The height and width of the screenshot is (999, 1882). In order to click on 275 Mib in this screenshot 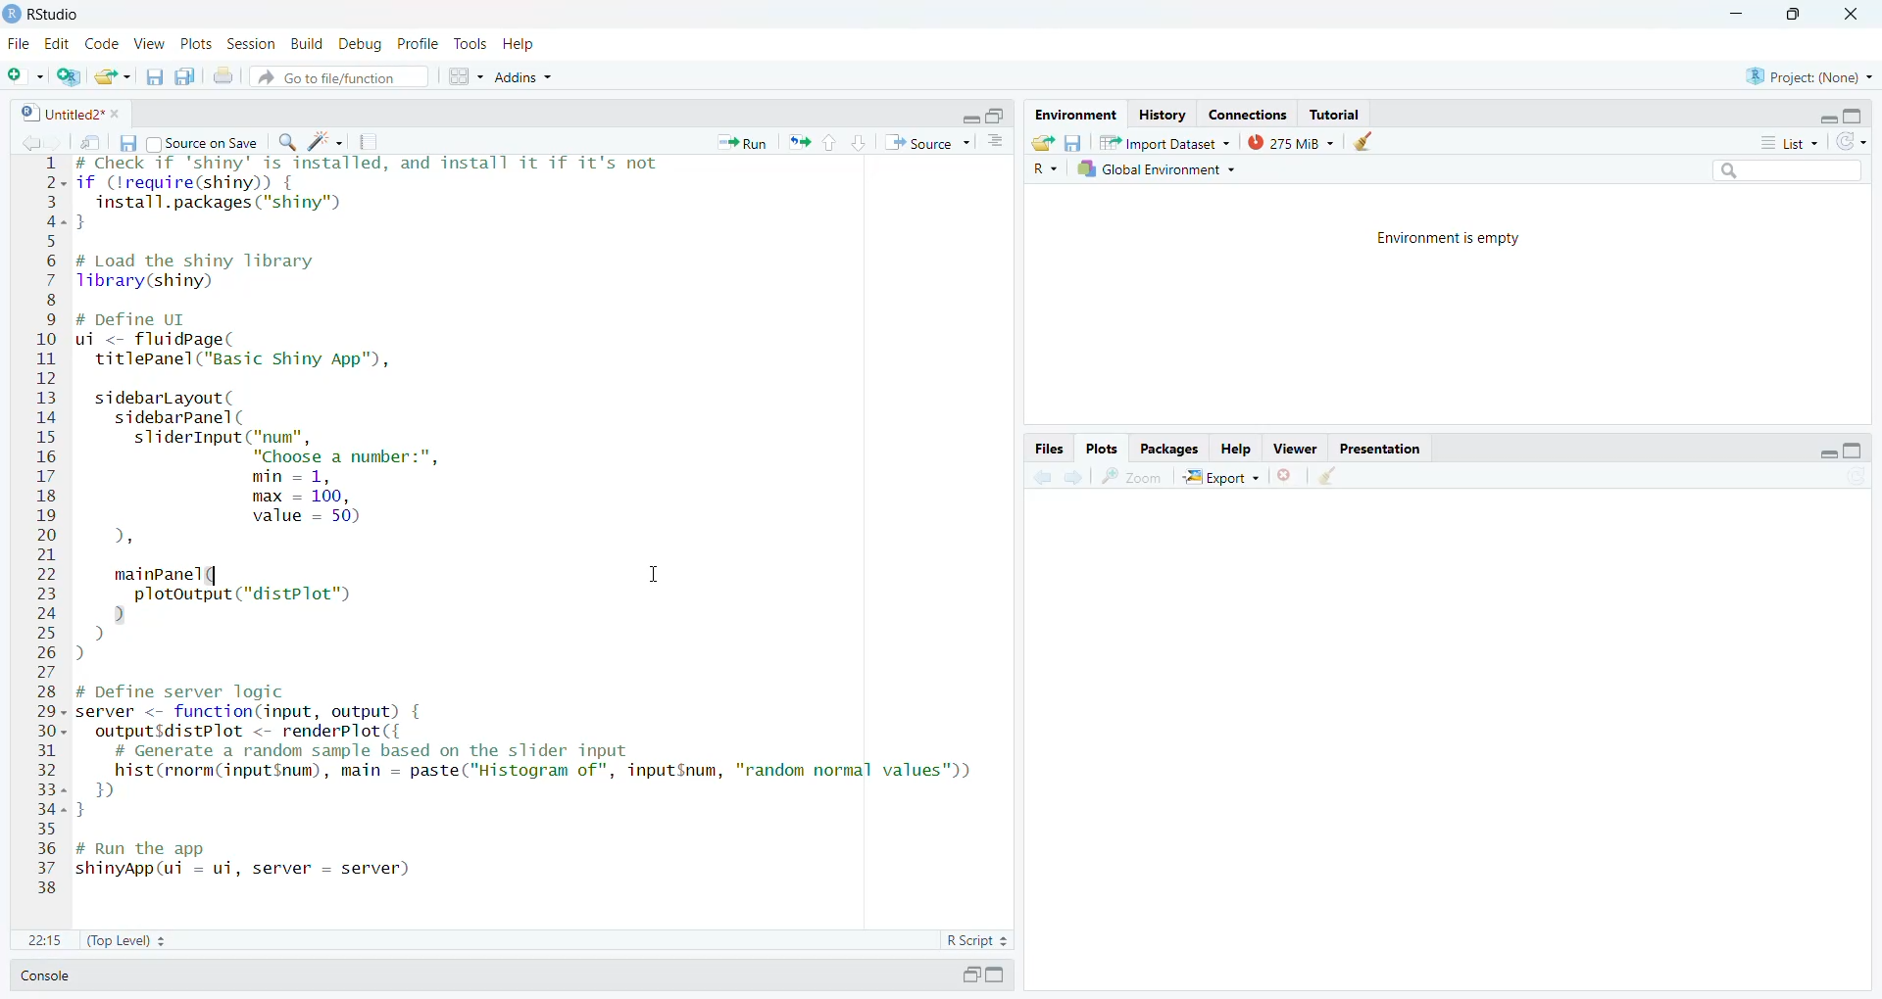, I will do `click(1292, 140)`.